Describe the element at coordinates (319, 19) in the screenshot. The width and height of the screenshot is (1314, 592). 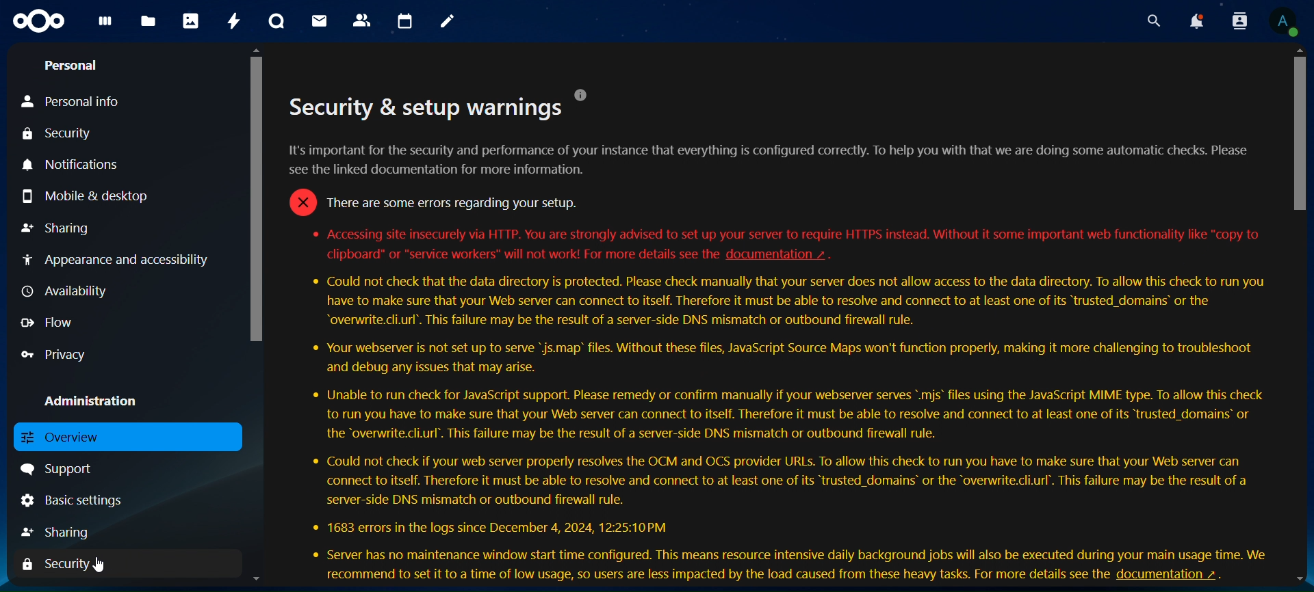
I see `mail` at that location.